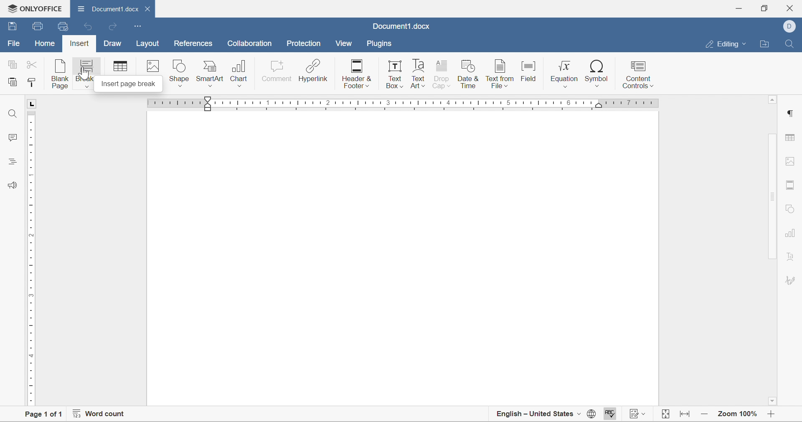 The height and width of the screenshot is (422, 802). I want to click on Zoom 100%, so click(738, 415).